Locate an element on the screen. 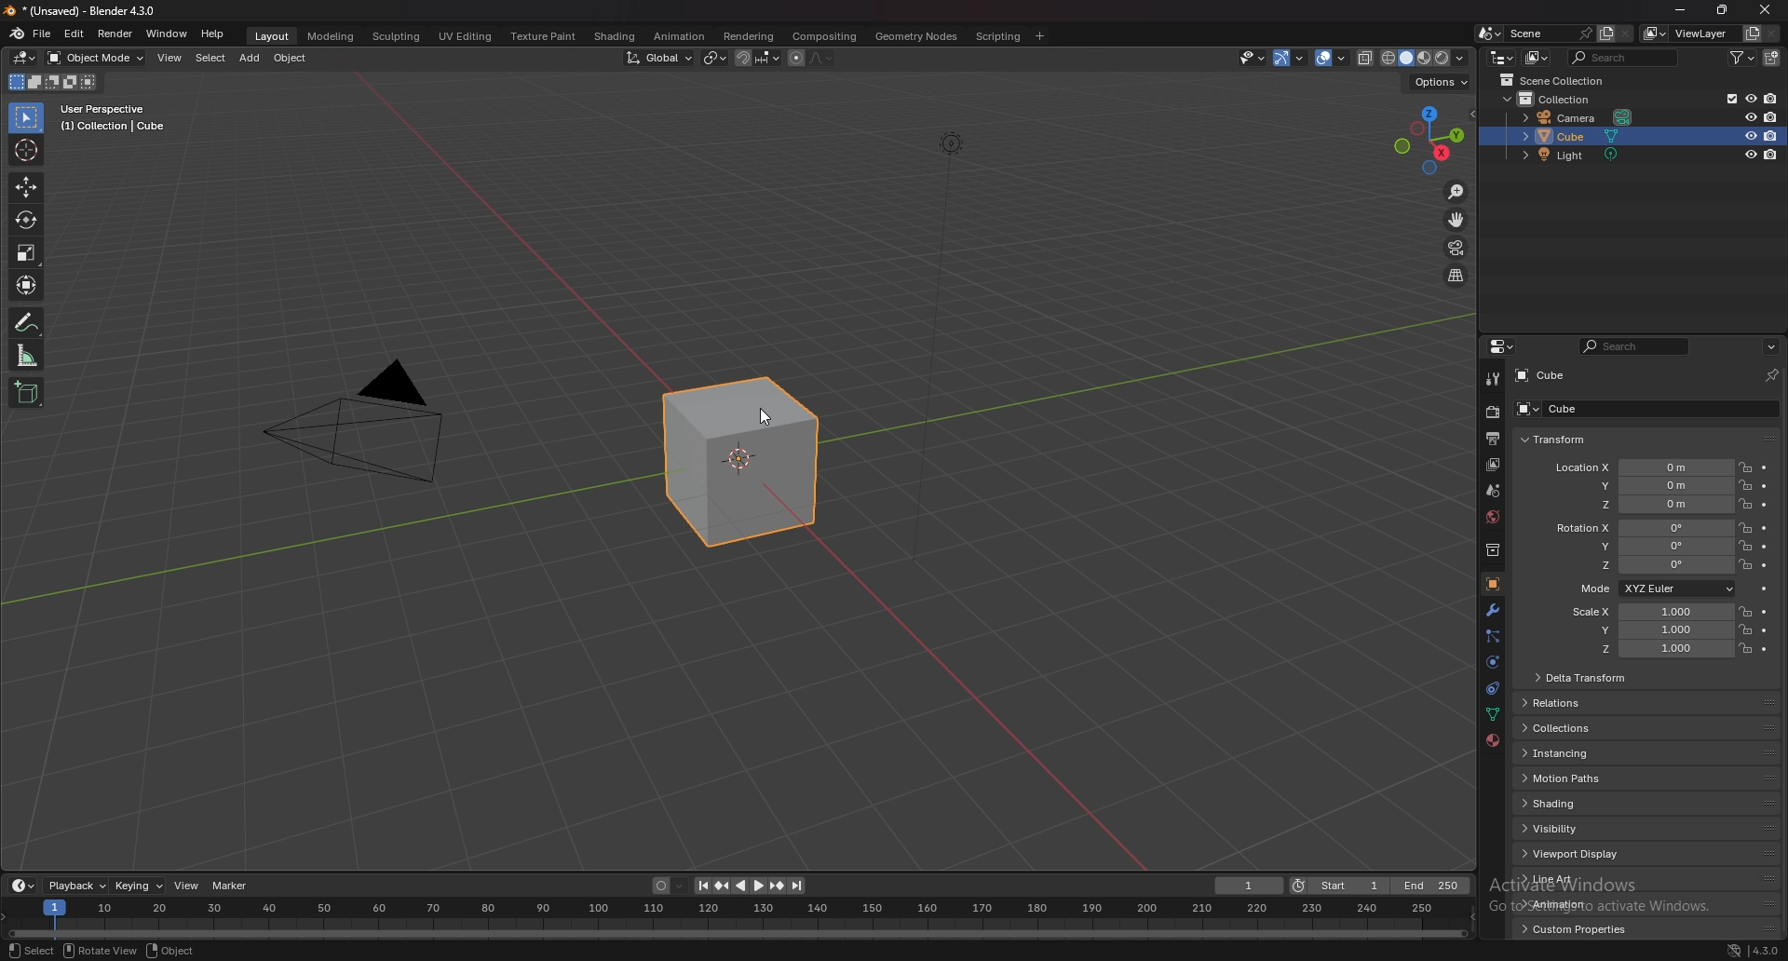 The width and height of the screenshot is (1788, 961). animate property is located at coordinates (1764, 529).